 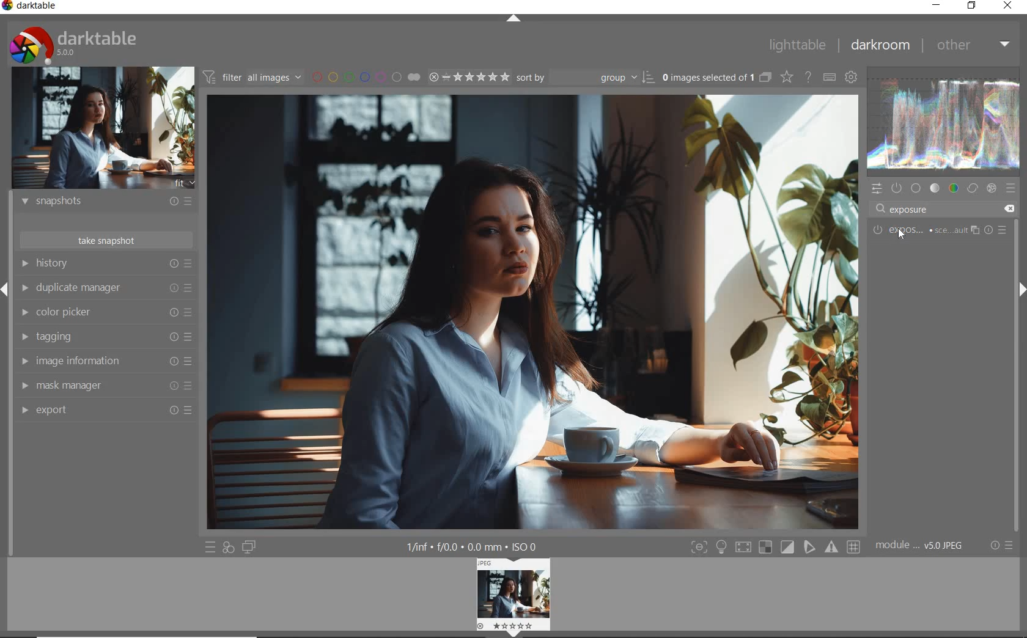 I want to click on color picker, so click(x=107, y=312).